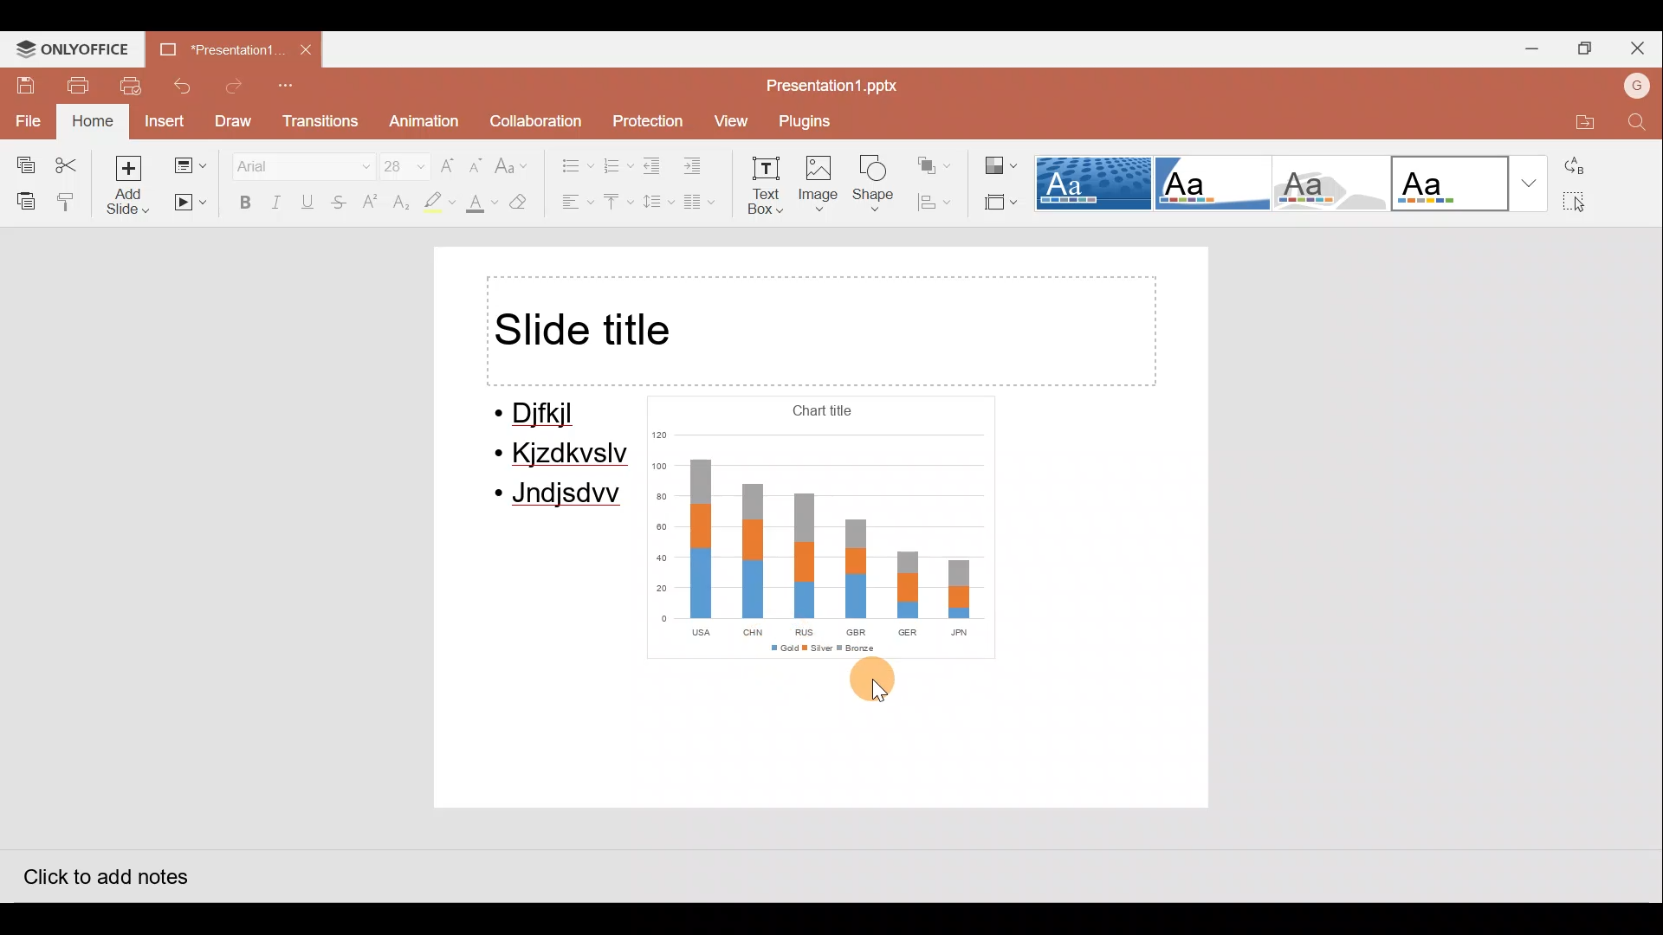 The image size is (1663, 935). What do you see at coordinates (1531, 184) in the screenshot?
I see `More theme` at bounding box center [1531, 184].